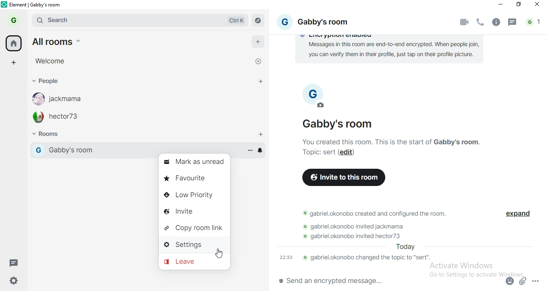 The image size is (547, 291). Describe the element at coordinates (517, 215) in the screenshot. I see `expand` at that location.